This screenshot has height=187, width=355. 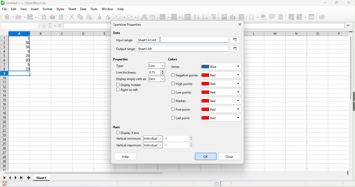 I want to click on select function, so click(x=52, y=26).